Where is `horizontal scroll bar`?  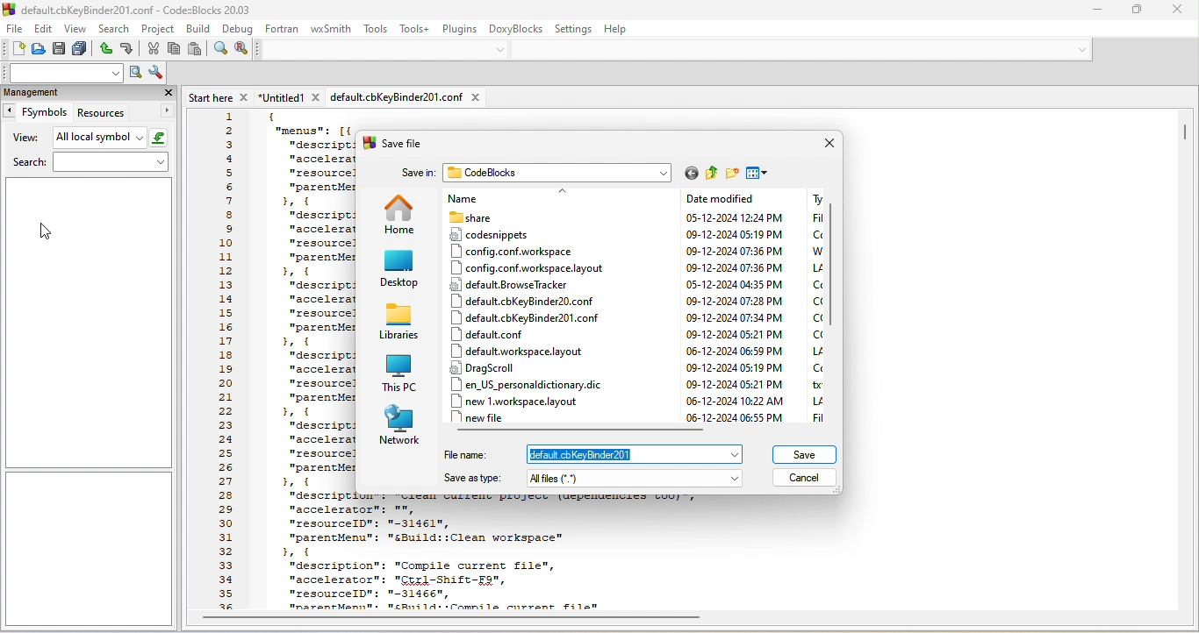
horizontal scroll bar is located at coordinates (451, 618).